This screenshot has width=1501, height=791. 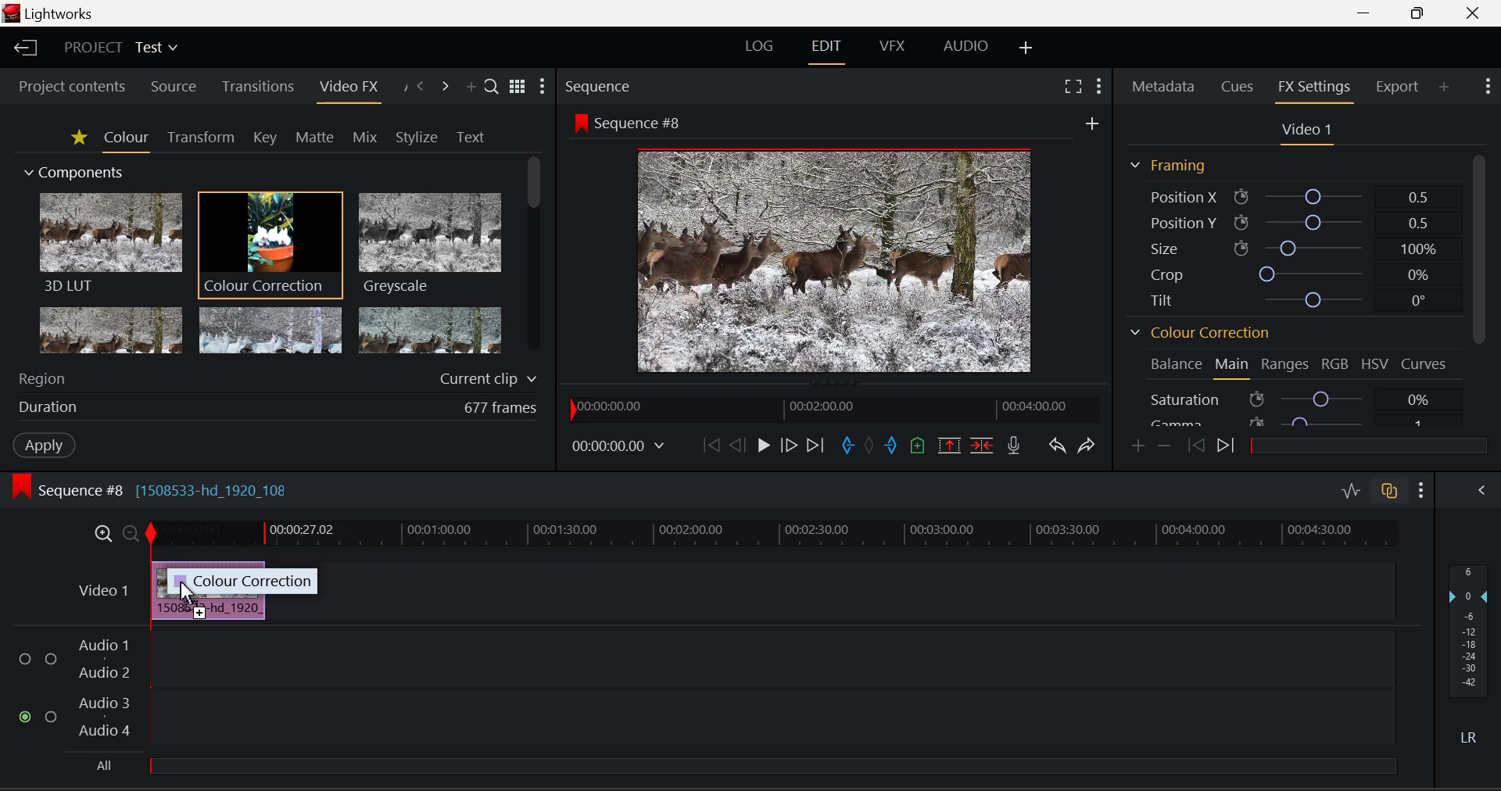 I want to click on Size, so click(x=1287, y=248).